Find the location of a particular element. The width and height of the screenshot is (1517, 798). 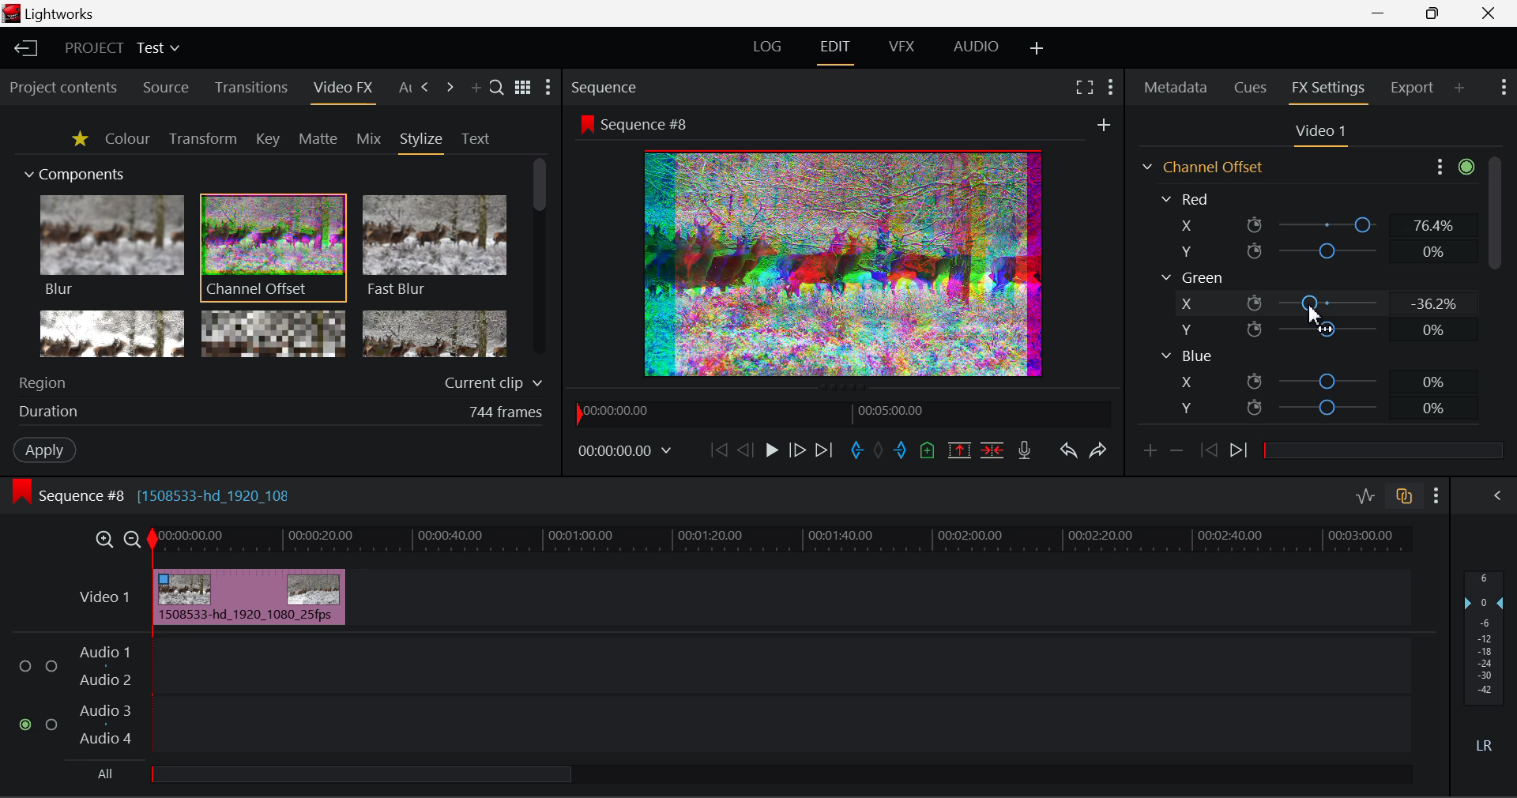

Restore Down is located at coordinates (1383, 14).